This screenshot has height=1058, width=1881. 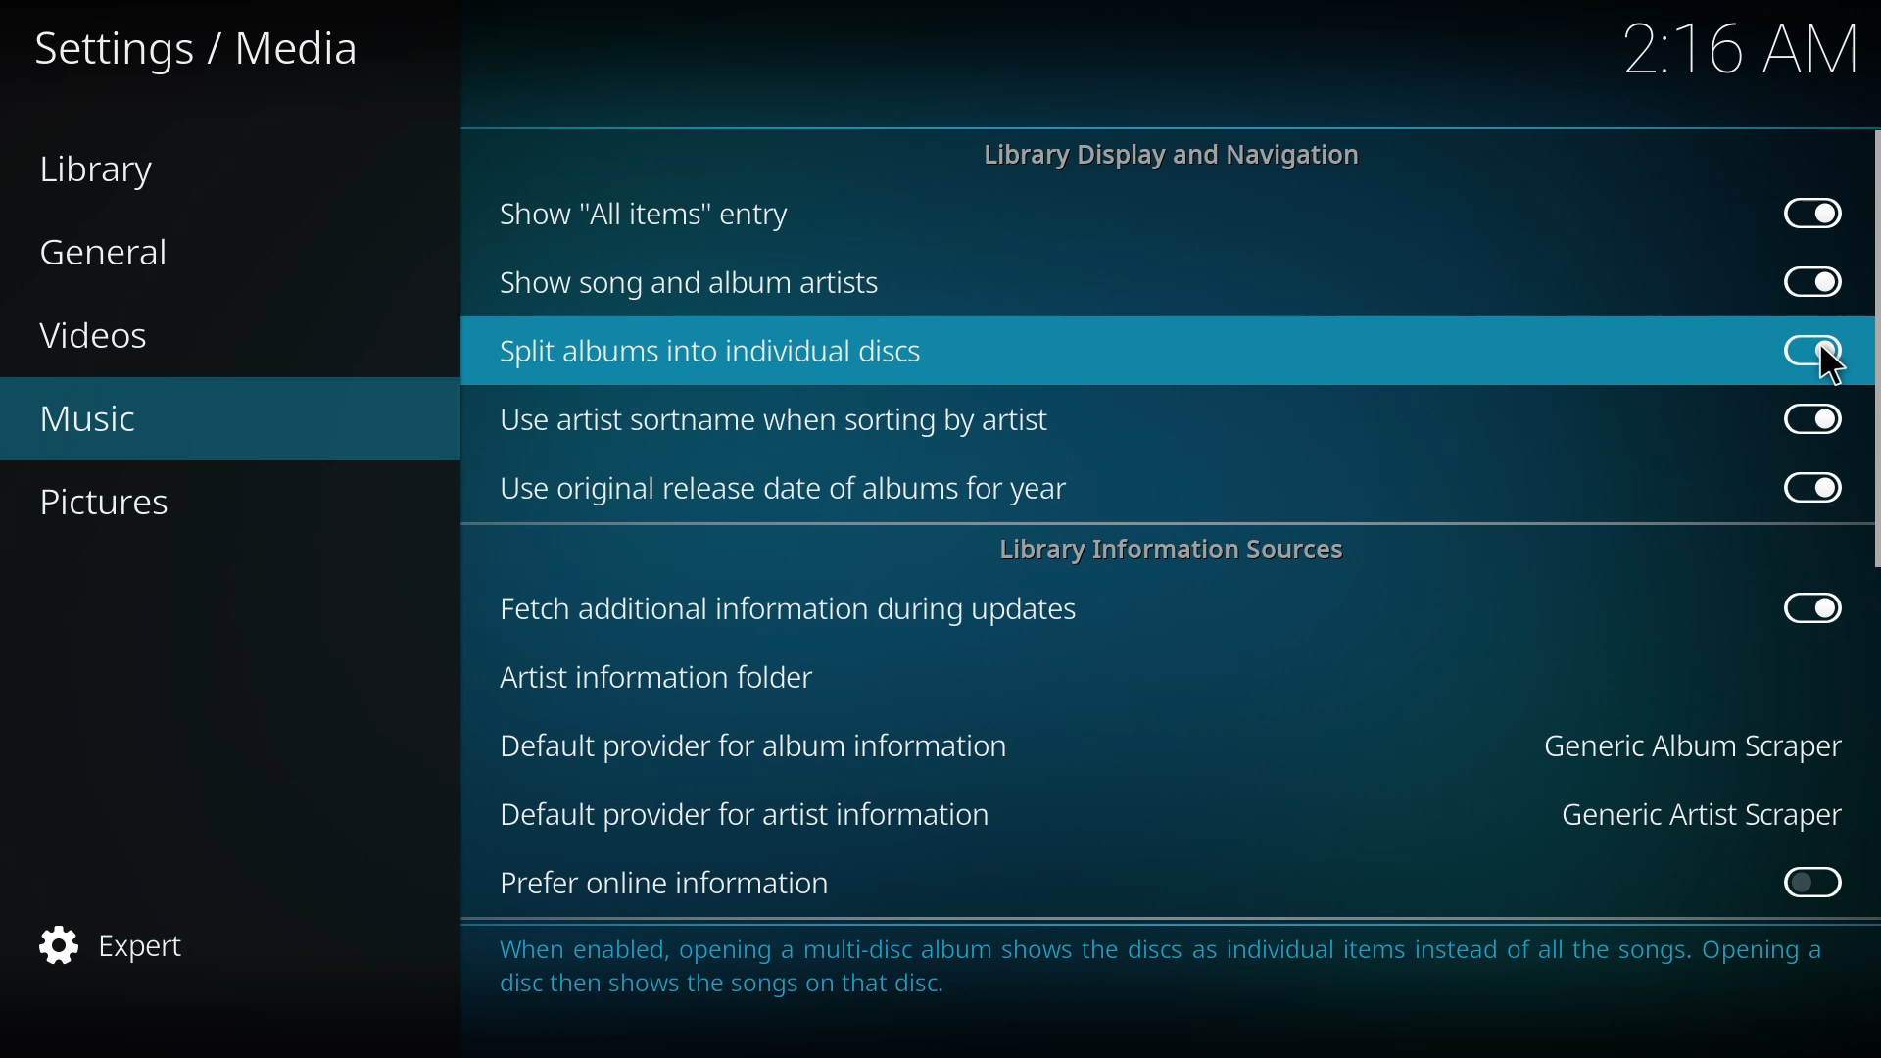 I want to click on info, so click(x=1170, y=977).